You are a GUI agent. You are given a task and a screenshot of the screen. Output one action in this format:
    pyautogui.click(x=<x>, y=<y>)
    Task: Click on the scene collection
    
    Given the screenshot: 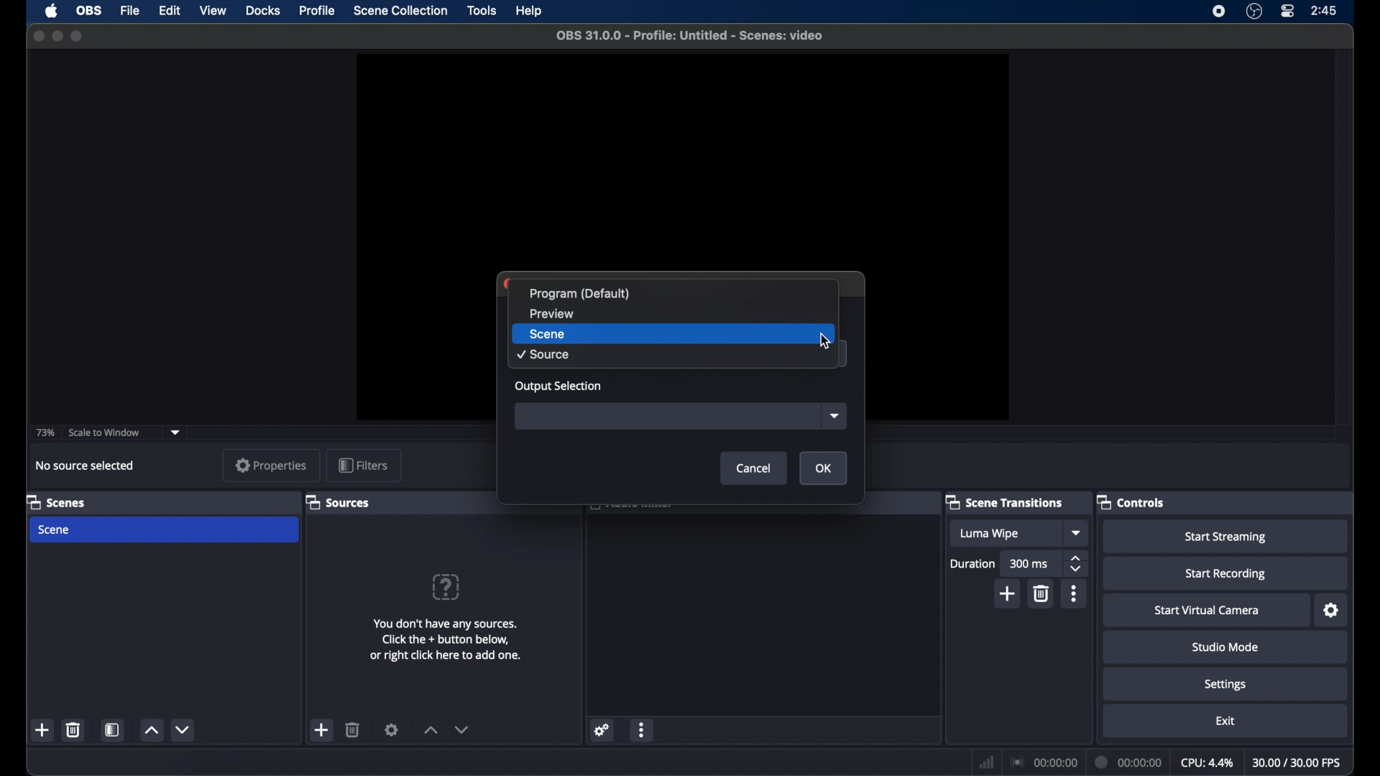 What is the action you would take?
    pyautogui.click(x=400, y=11)
    